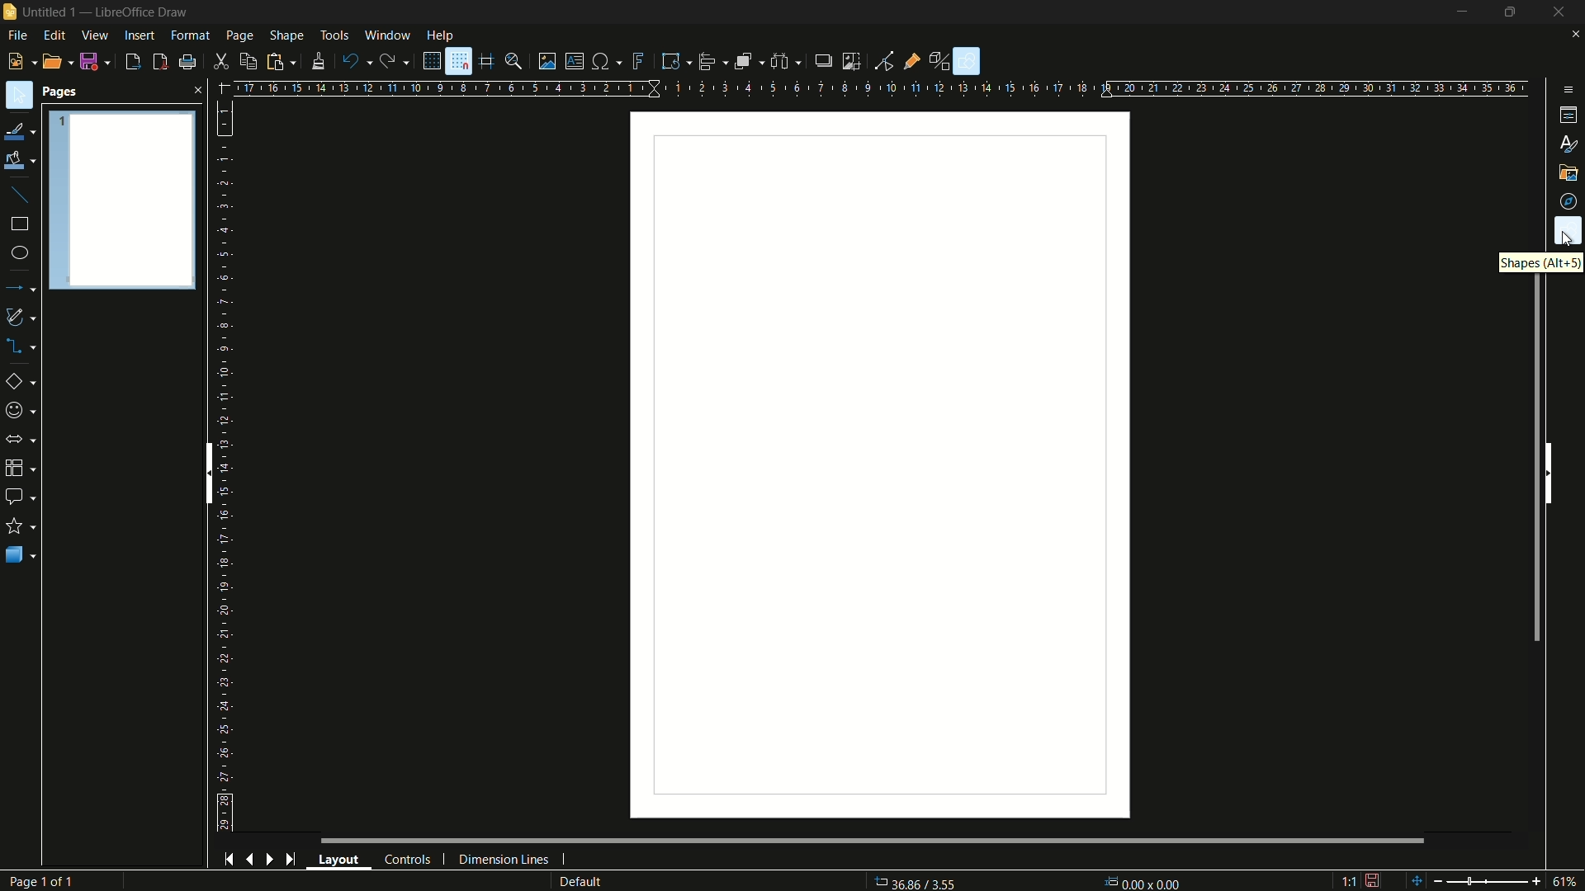  Describe the element at coordinates (19, 496) in the screenshot. I see `callout shapes` at that location.